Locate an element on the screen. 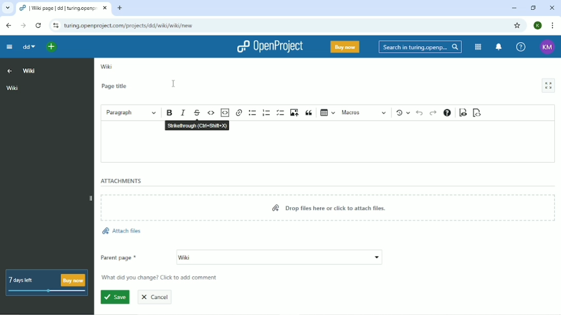 This screenshot has width=561, height=315. Wiki is located at coordinates (29, 70).